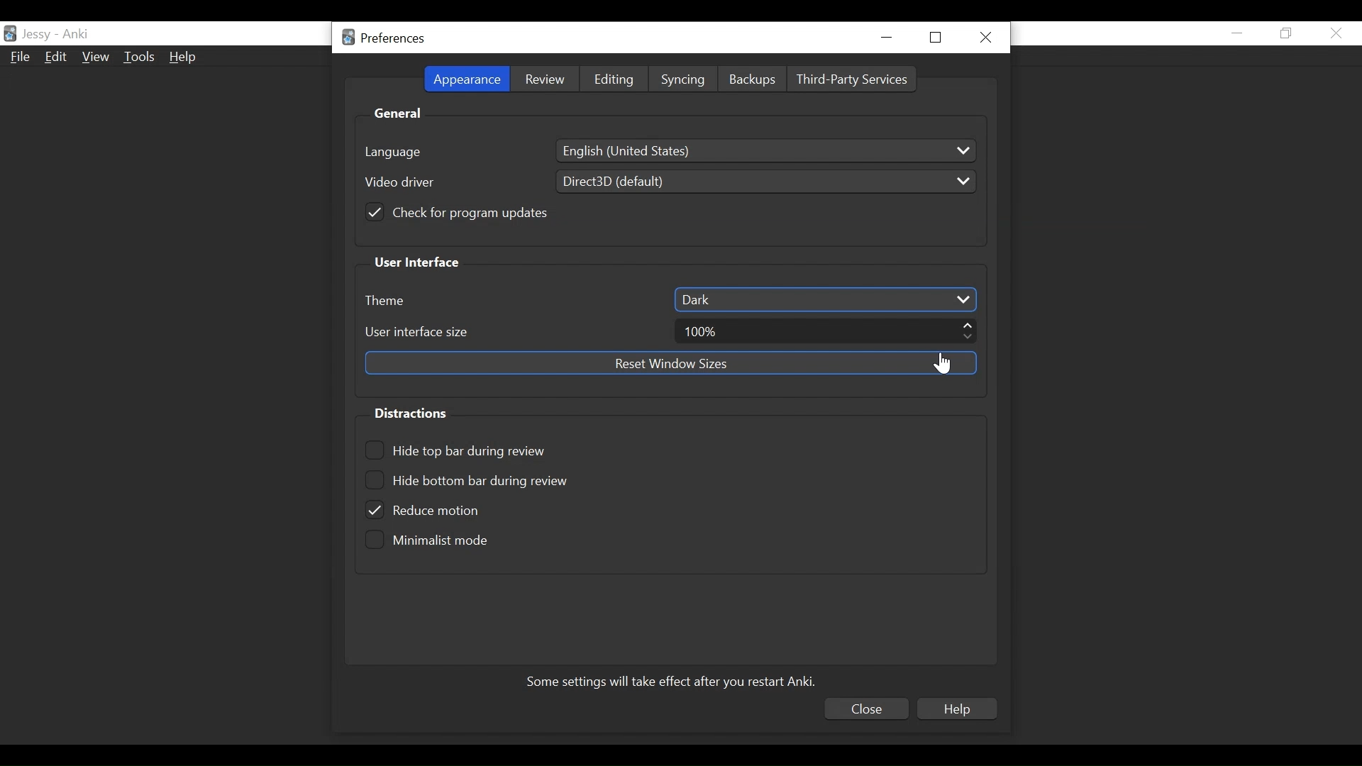  Describe the element at coordinates (94, 55) in the screenshot. I see `View` at that location.